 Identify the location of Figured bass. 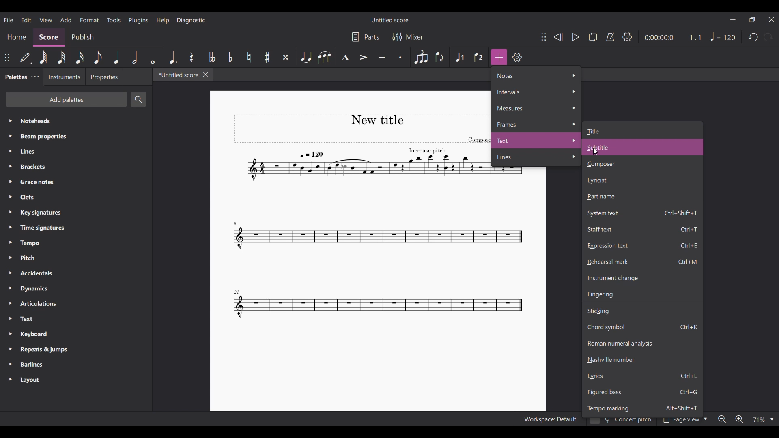
(642, 392).